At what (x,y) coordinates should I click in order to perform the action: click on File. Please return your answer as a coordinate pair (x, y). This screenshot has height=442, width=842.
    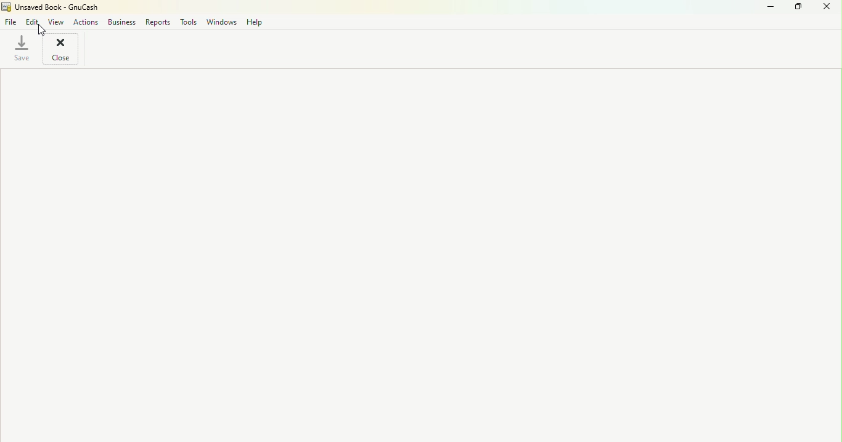
    Looking at the image, I should click on (11, 22).